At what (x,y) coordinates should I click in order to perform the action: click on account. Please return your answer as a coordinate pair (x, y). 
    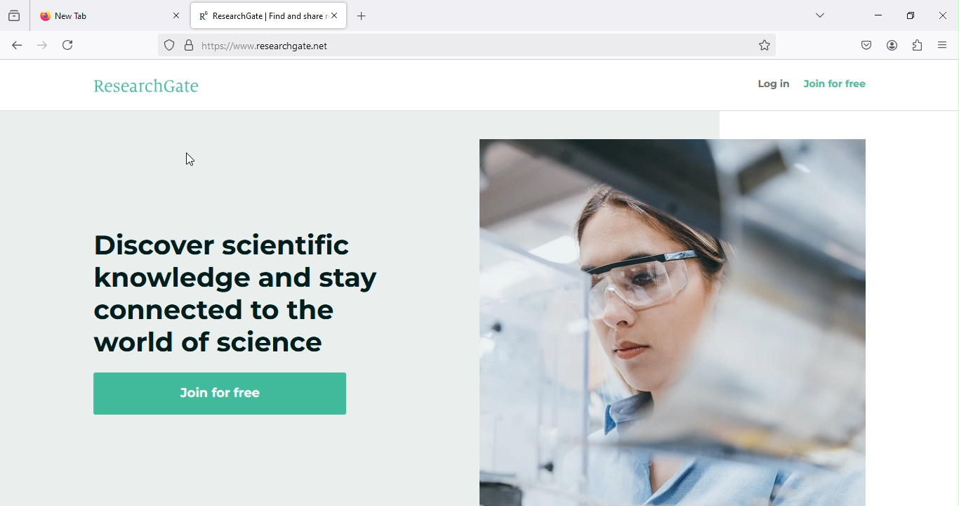
    Looking at the image, I should click on (894, 46).